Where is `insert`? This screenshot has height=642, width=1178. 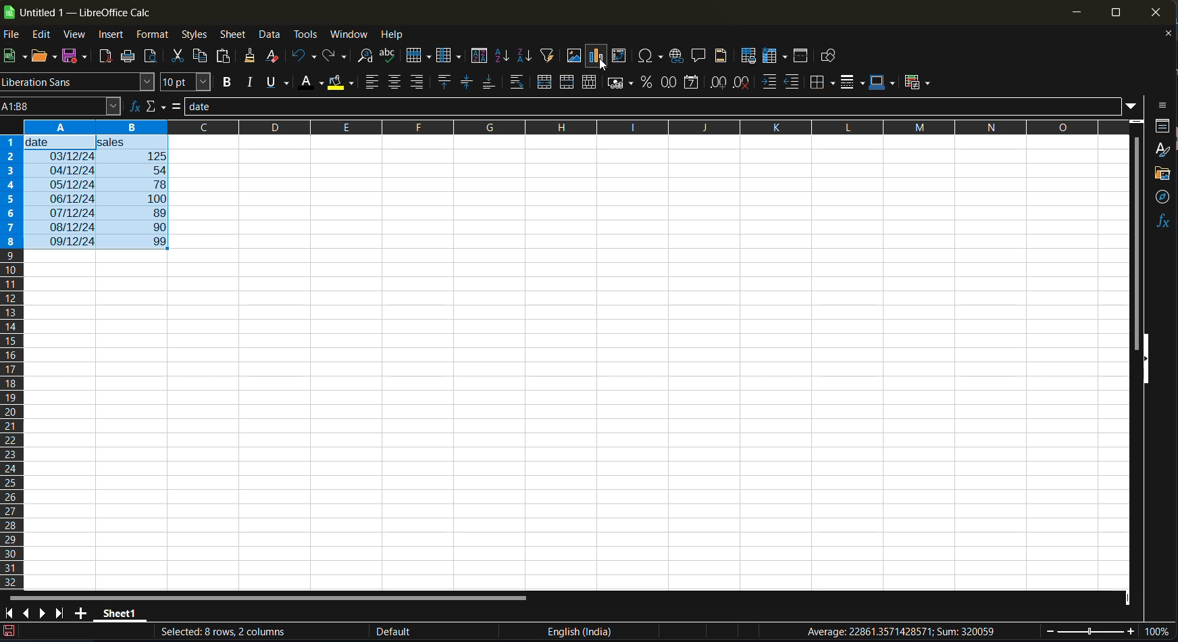
insert is located at coordinates (113, 36).